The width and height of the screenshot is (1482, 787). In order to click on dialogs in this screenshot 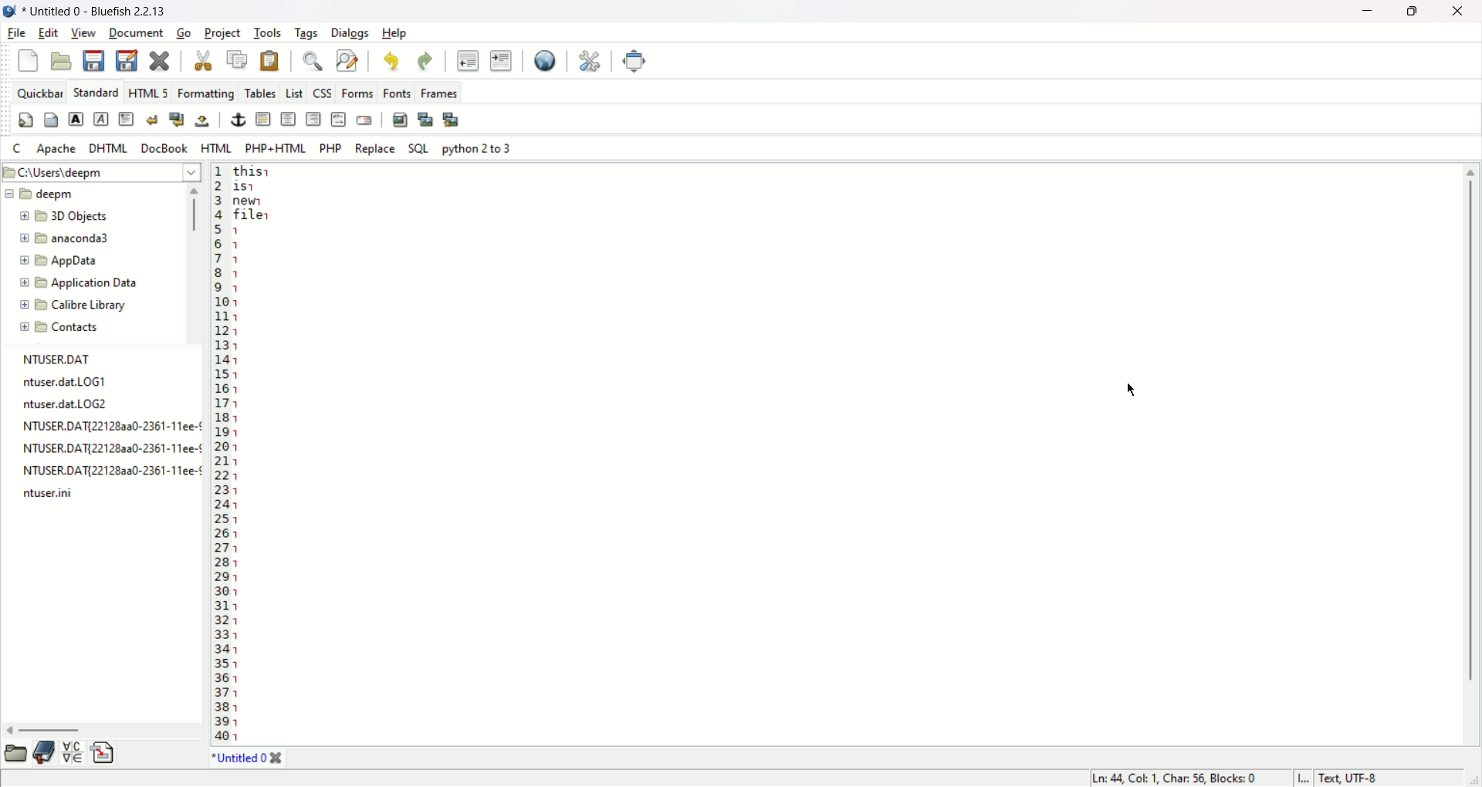, I will do `click(353, 34)`.